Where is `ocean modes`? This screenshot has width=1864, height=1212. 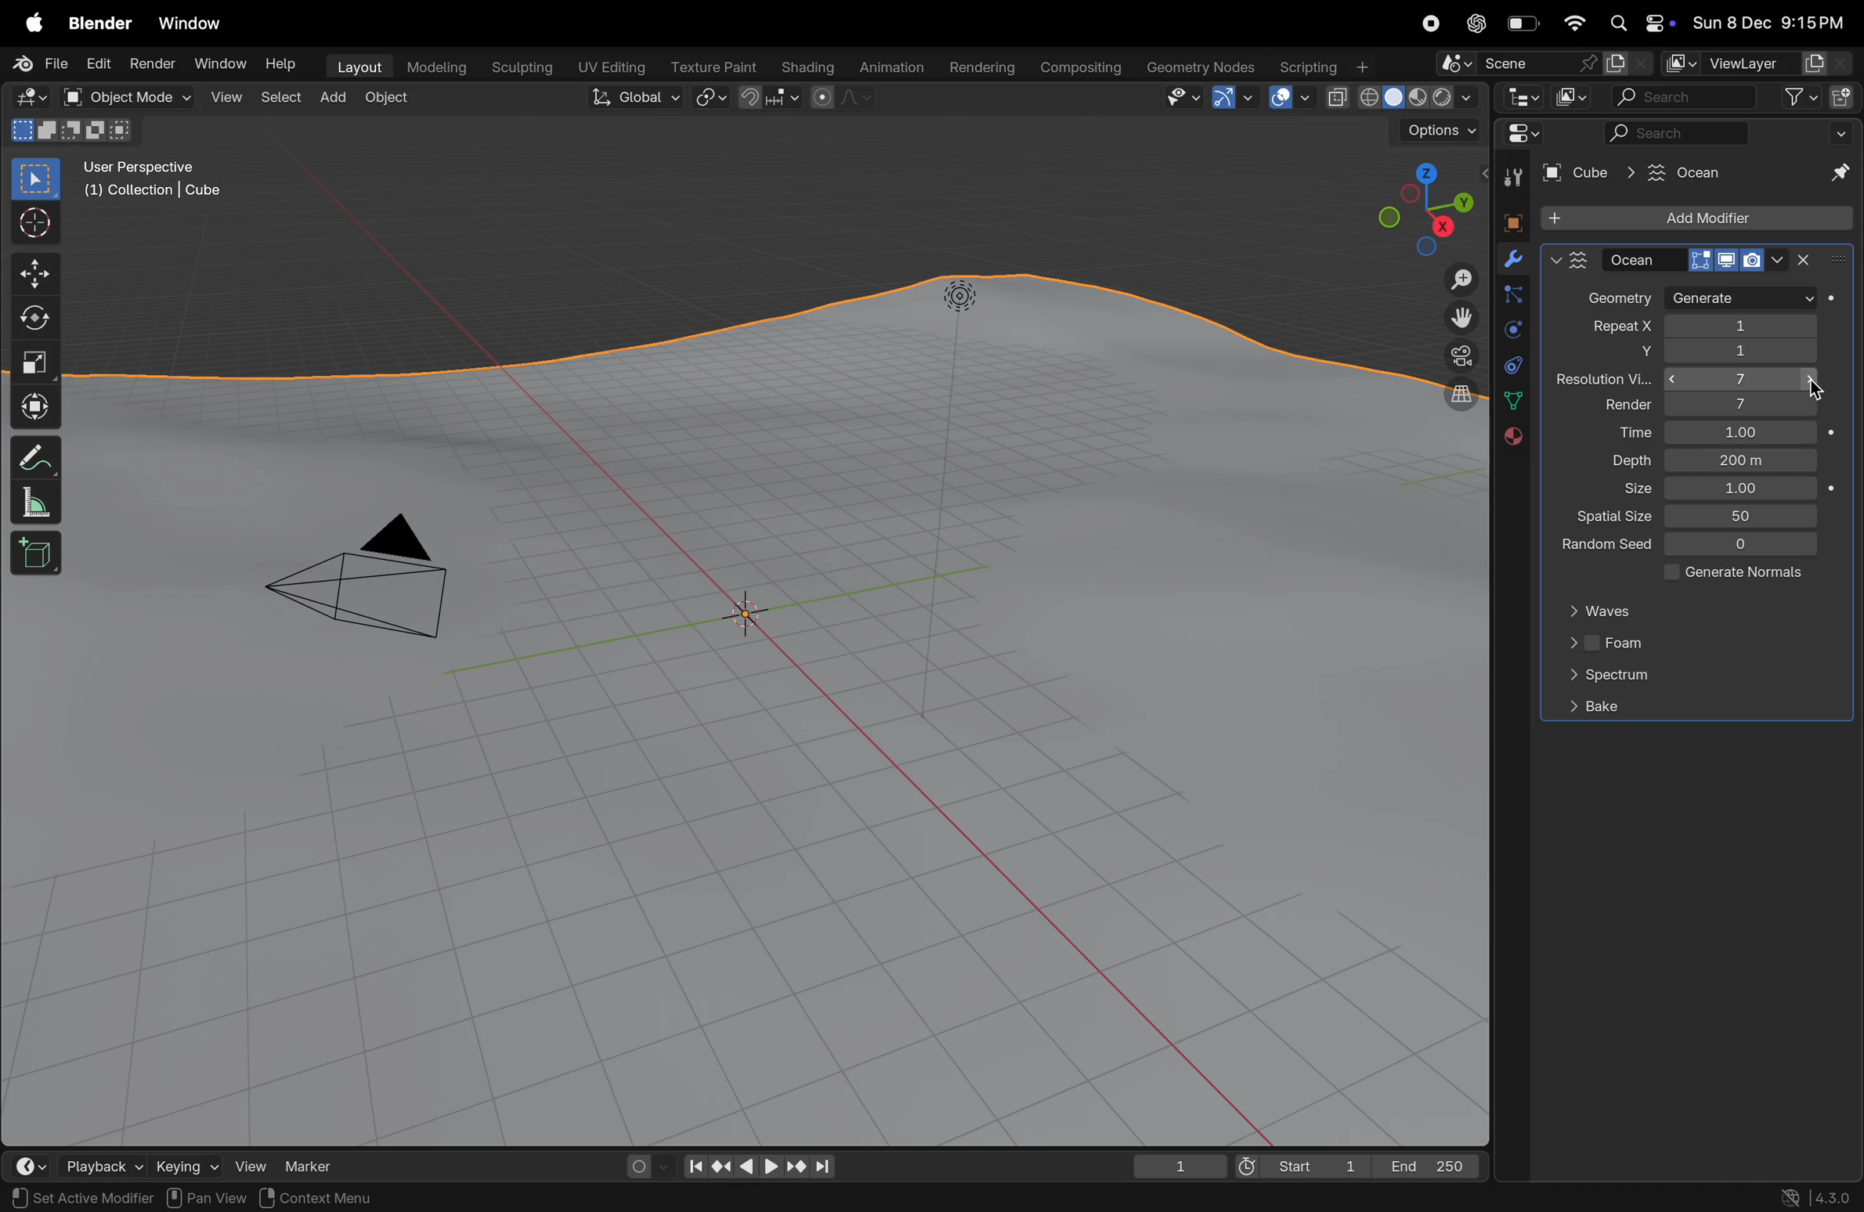
ocean modes is located at coordinates (1698, 259).